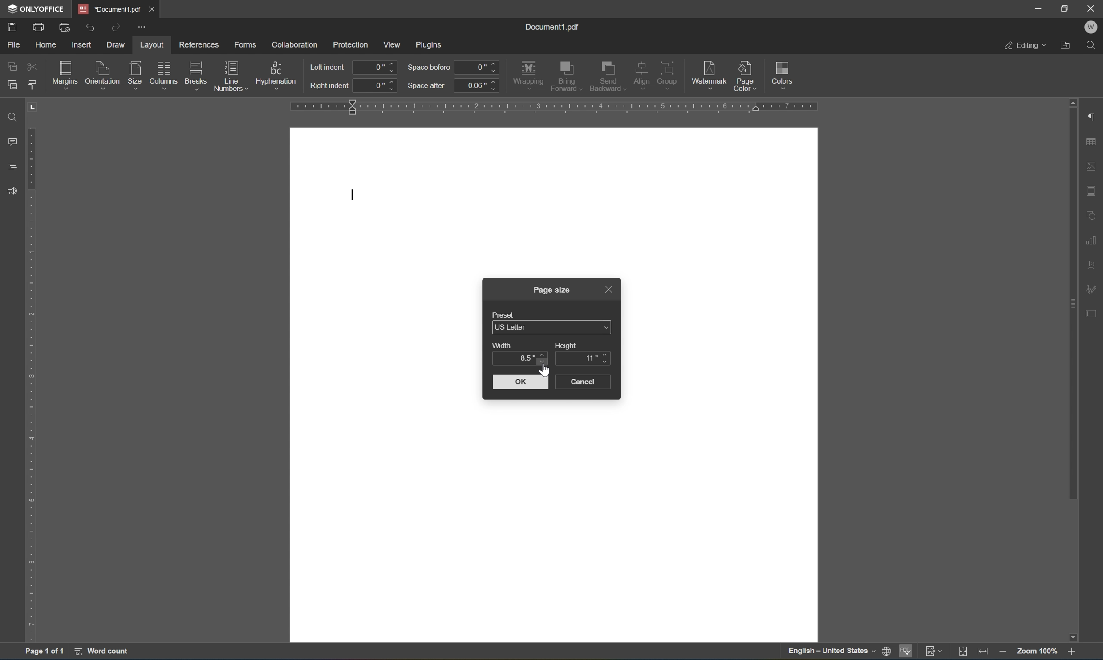 This screenshot has width=1103, height=660. What do you see at coordinates (295, 44) in the screenshot?
I see `colaboration` at bounding box center [295, 44].